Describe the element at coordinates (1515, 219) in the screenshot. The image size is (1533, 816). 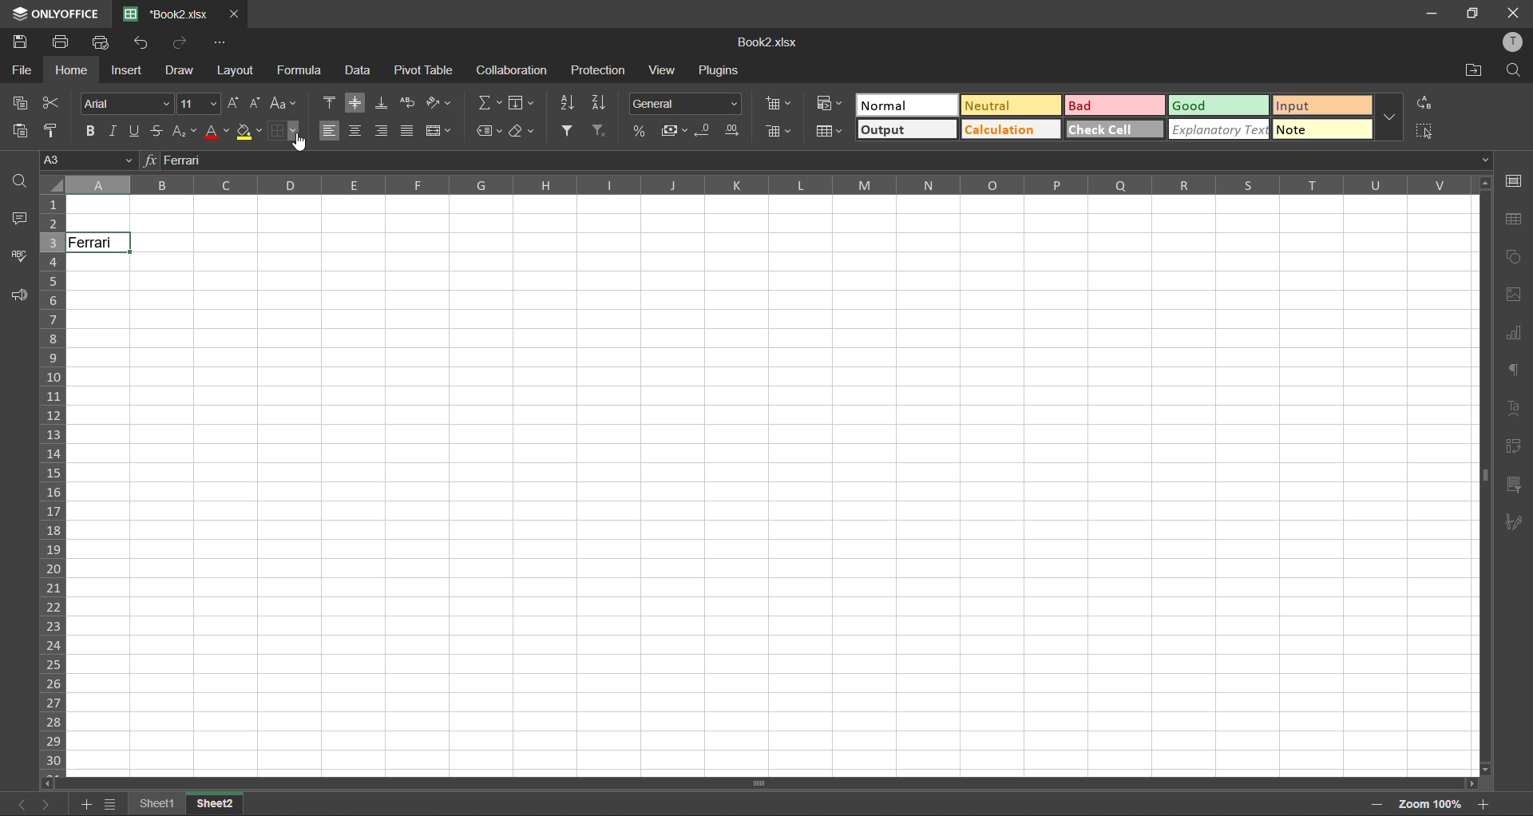
I see `table` at that location.